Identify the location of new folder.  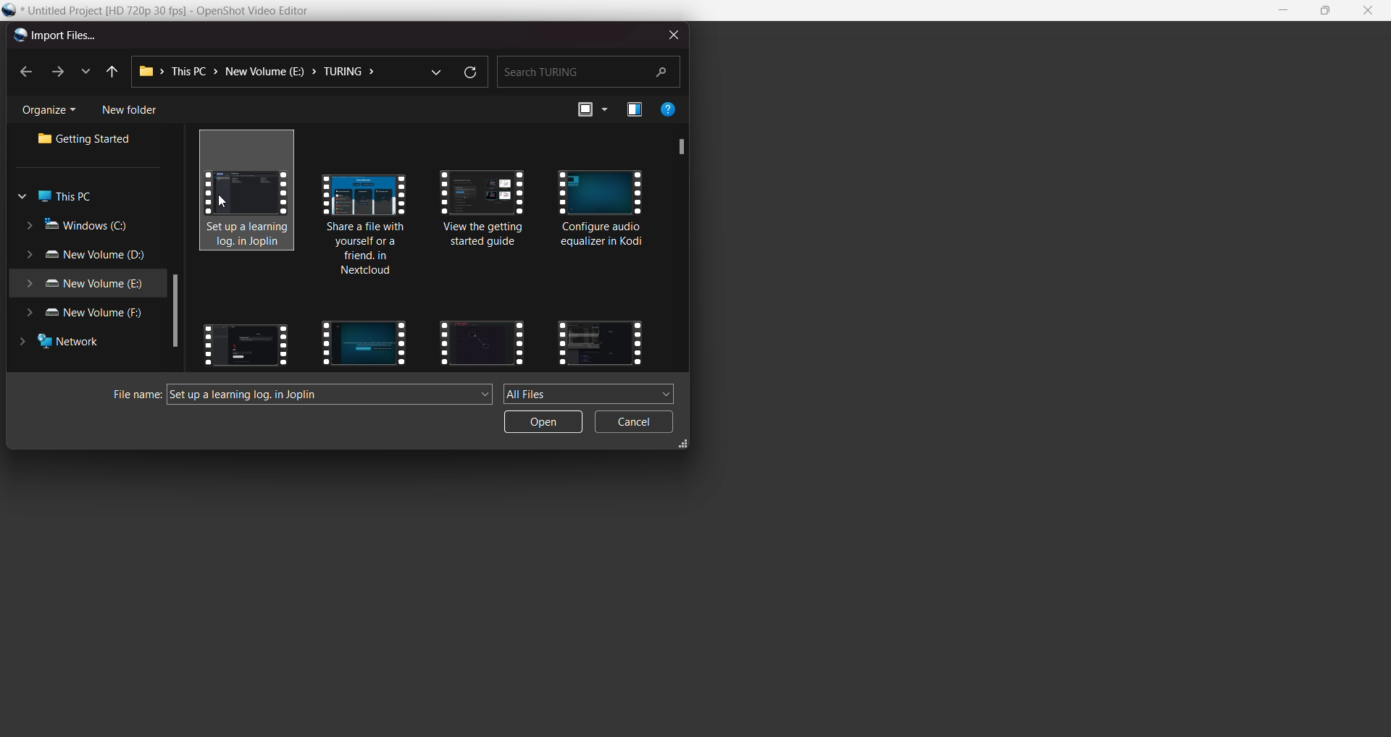
(130, 110).